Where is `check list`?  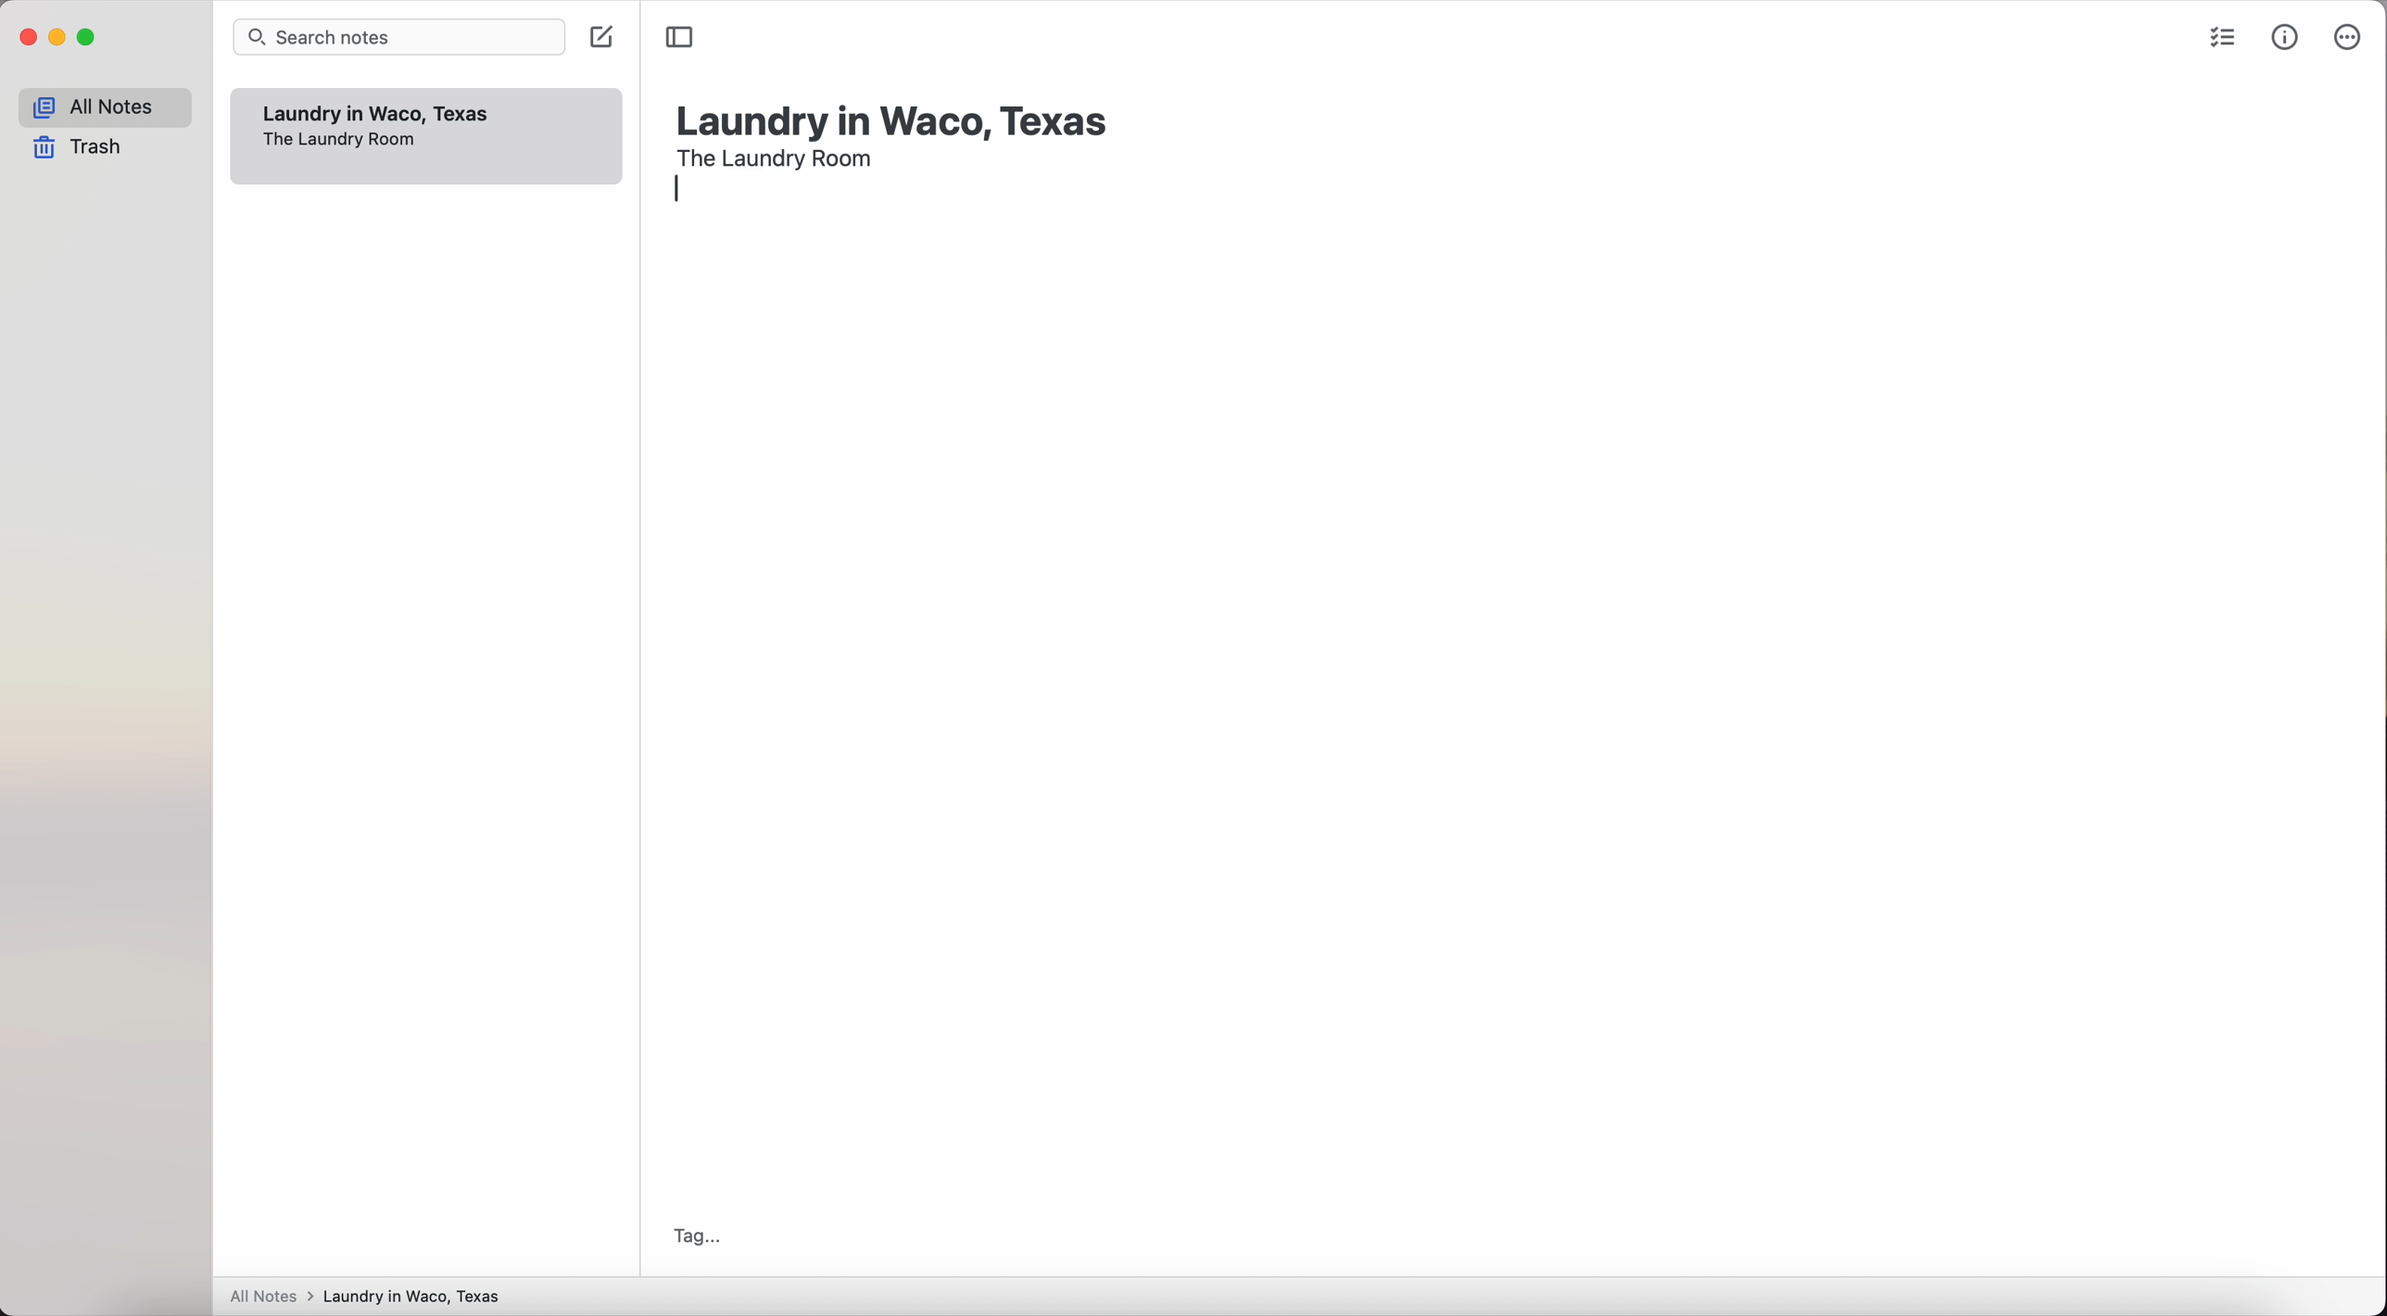 check list is located at coordinates (2218, 41).